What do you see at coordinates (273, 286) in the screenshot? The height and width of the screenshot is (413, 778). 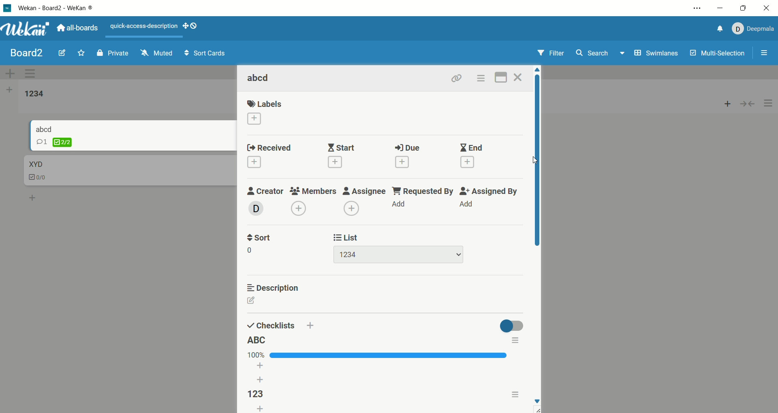 I see `description` at bounding box center [273, 286].